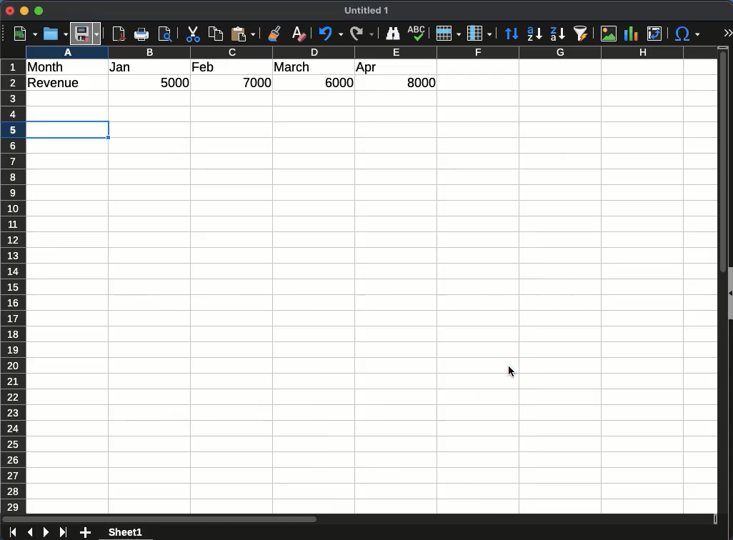 The image size is (733, 540). Describe the element at coordinates (24, 34) in the screenshot. I see `new` at that location.